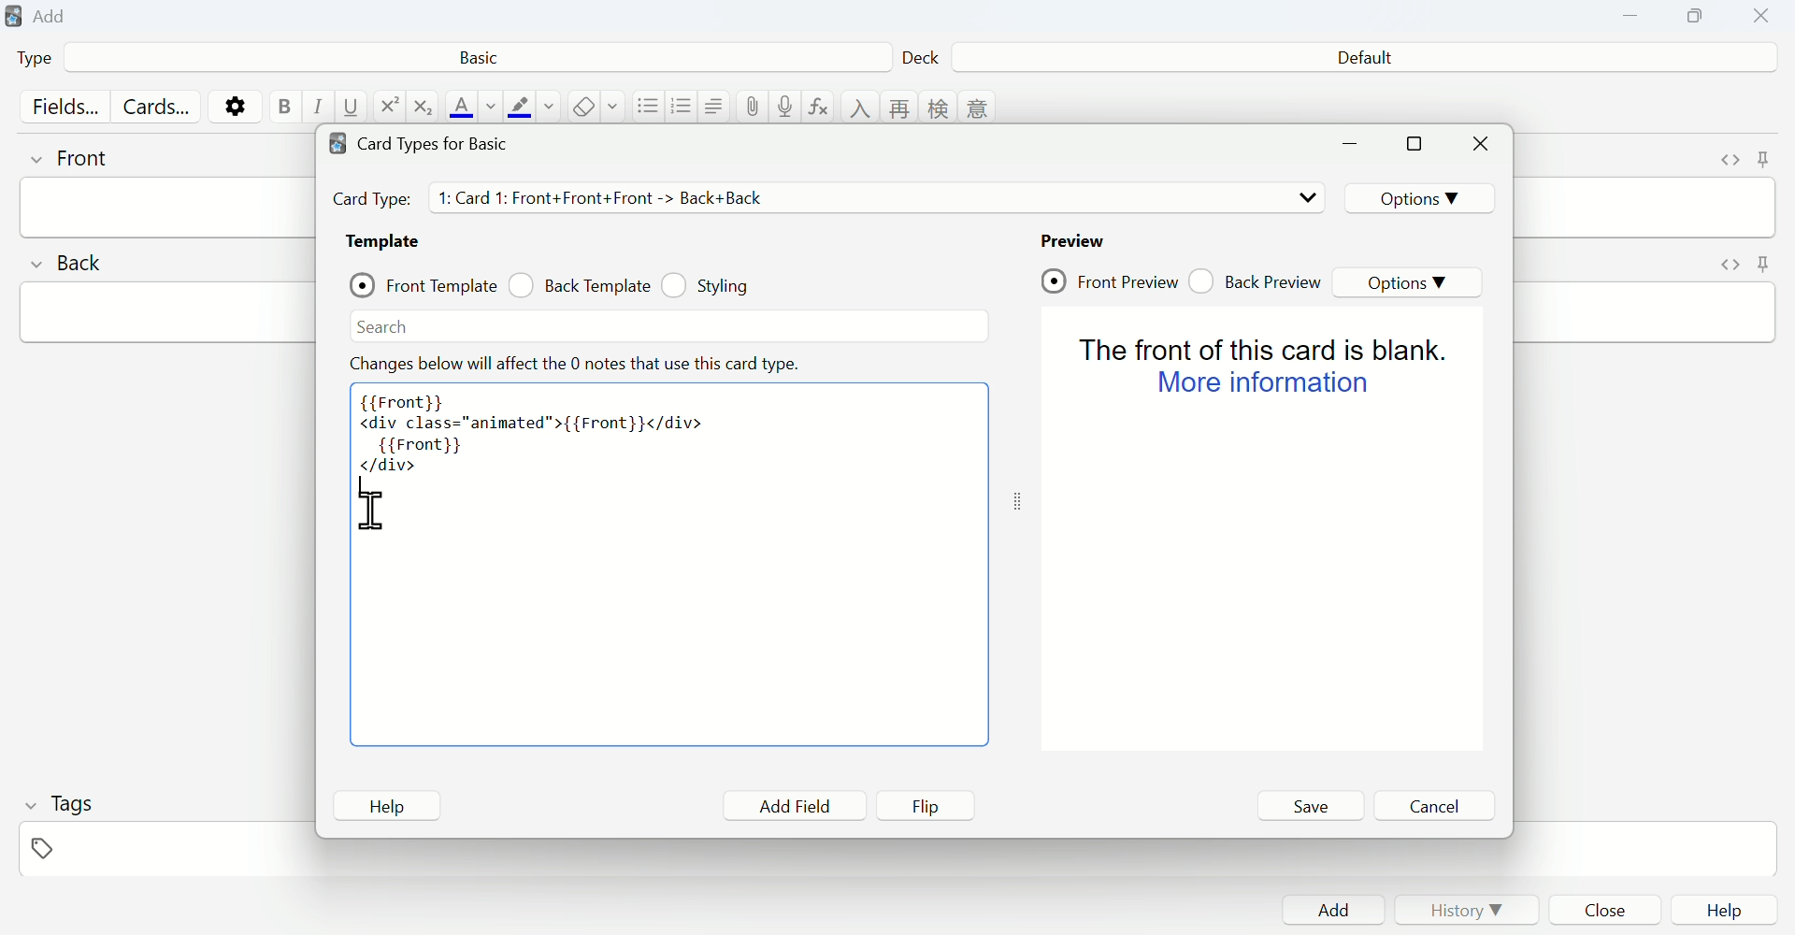 The width and height of the screenshot is (1795, 935). I want to click on toggle HTML editor, so click(1731, 264).